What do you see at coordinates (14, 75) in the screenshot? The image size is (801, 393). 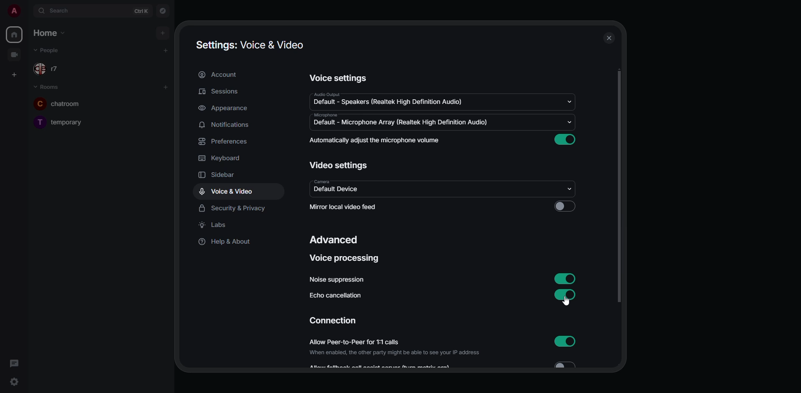 I see `create space` at bounding box center [14, 75].